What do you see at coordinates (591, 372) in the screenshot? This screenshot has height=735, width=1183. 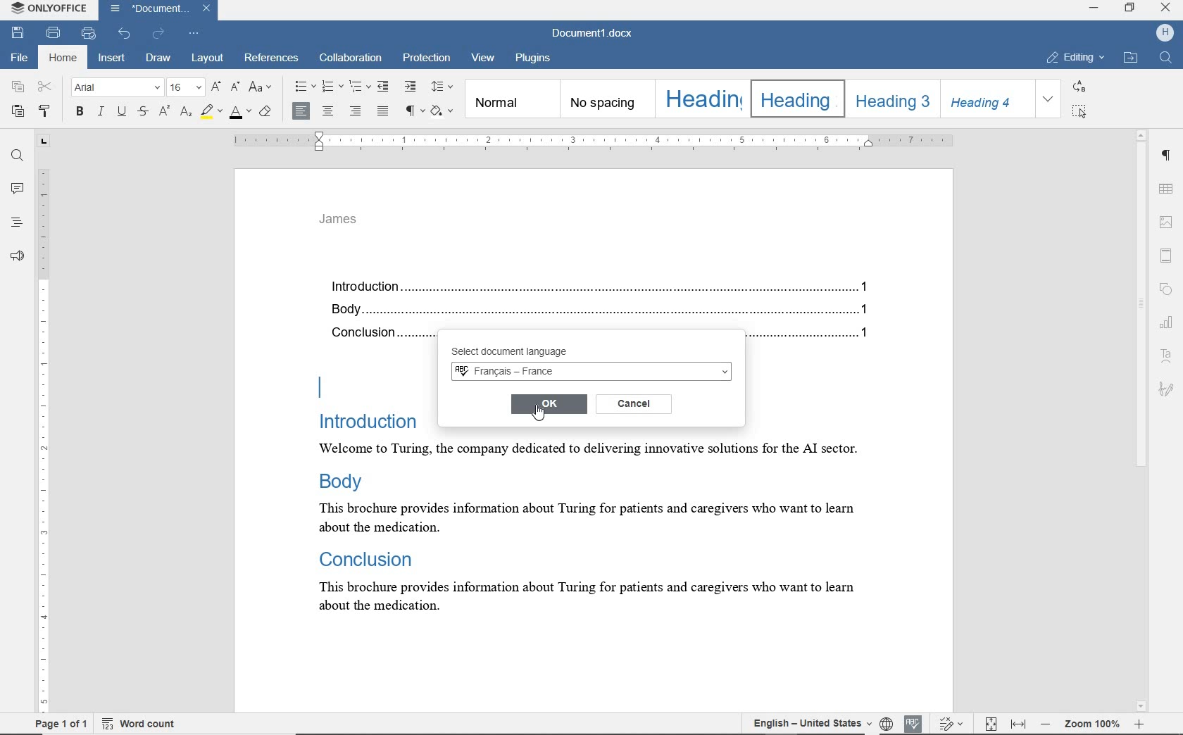 I see `François - France` at bounding box center [591, 372].